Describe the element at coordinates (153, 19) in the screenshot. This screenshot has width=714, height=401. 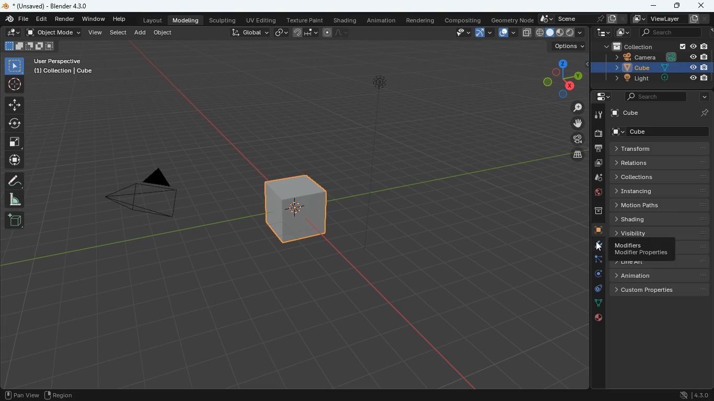
I see `layout` at that location.